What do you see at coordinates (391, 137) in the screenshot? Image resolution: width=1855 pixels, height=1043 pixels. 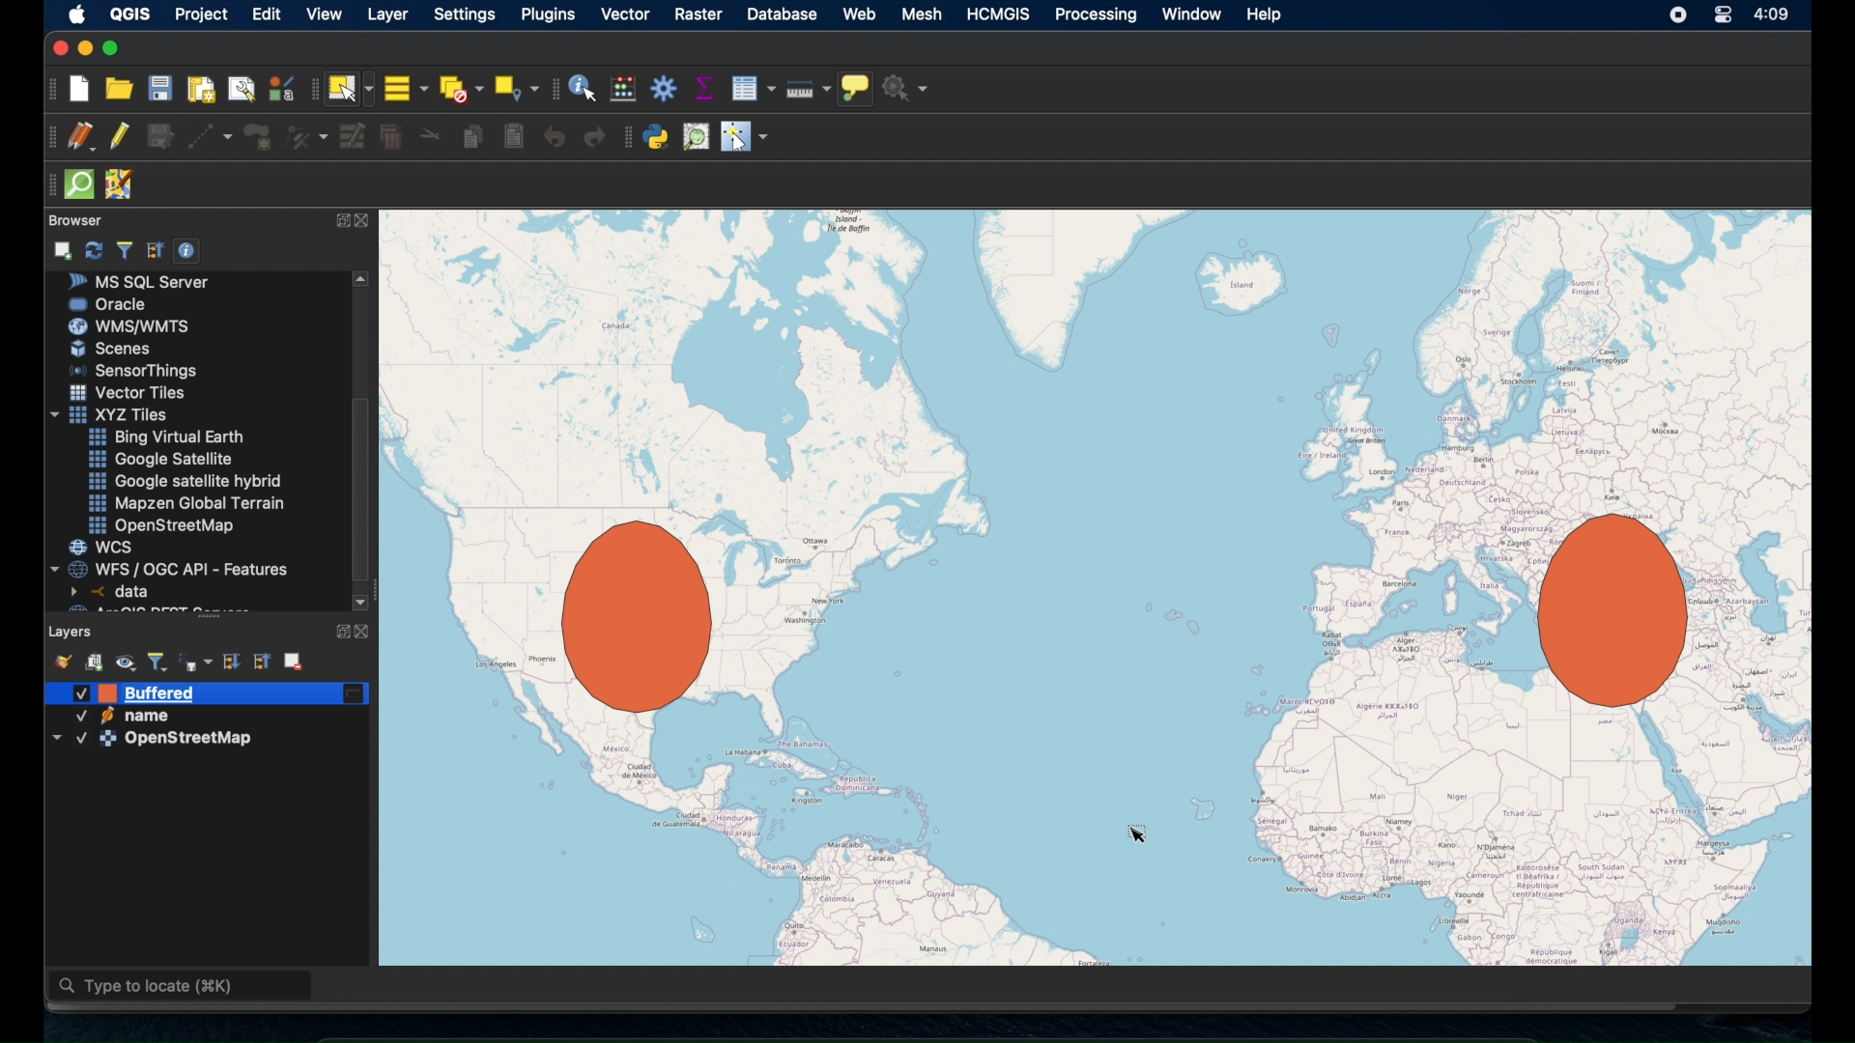 I see `delete select ted` at bounding box center [391, 137].